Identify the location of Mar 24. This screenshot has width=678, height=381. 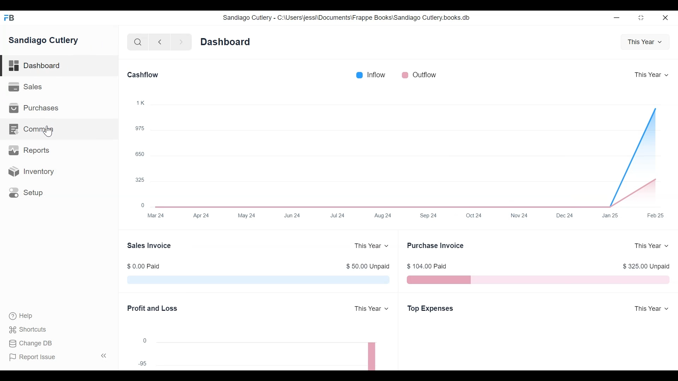
(155, 215).